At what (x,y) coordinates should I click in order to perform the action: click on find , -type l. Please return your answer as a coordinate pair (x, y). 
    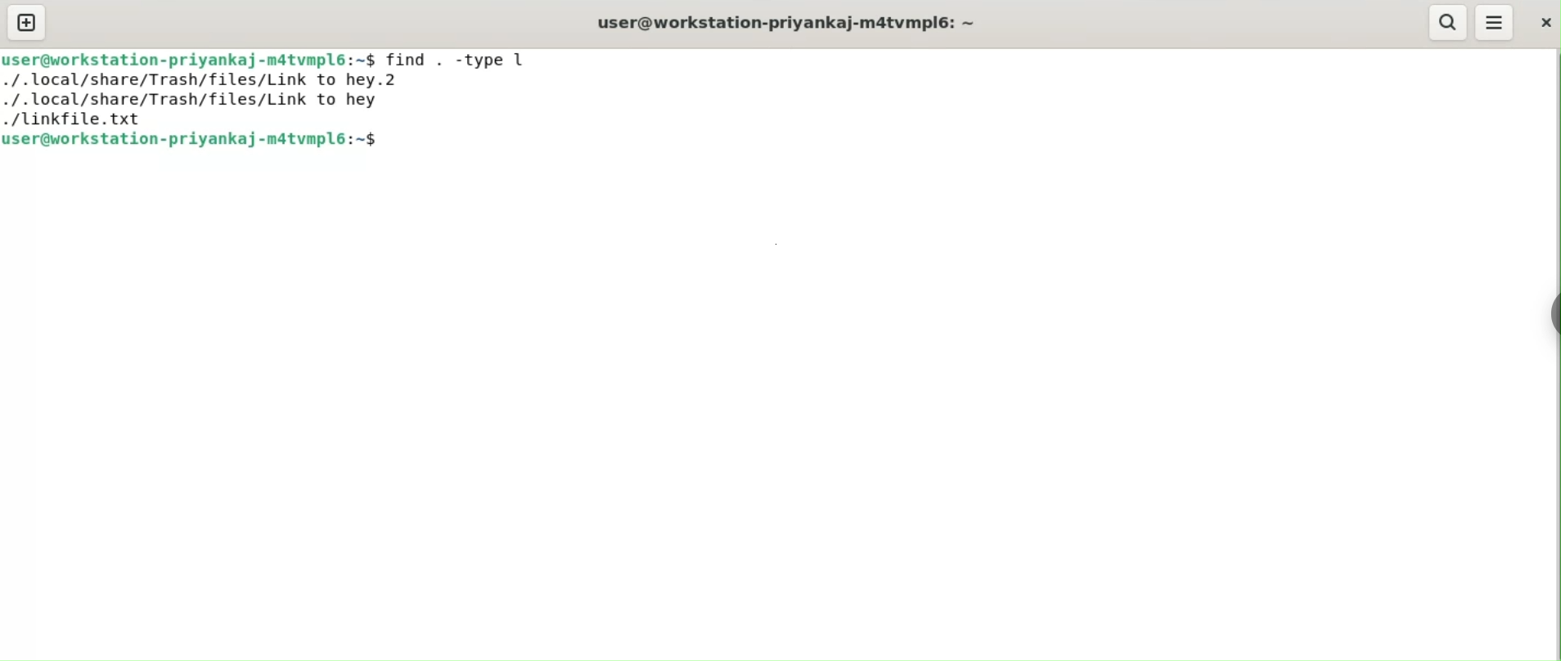
    Looking at the image, I should click on (461, 61).